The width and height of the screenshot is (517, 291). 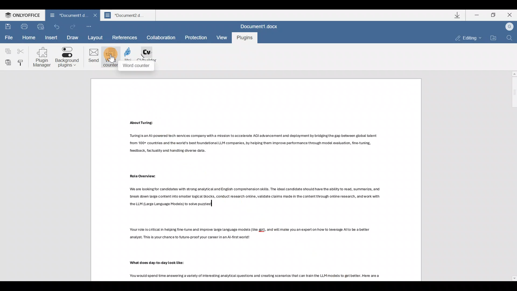 What do you see at coordinates (73, 38) in the screenshot?
I see `Draw` at bounding box center [73, 38].